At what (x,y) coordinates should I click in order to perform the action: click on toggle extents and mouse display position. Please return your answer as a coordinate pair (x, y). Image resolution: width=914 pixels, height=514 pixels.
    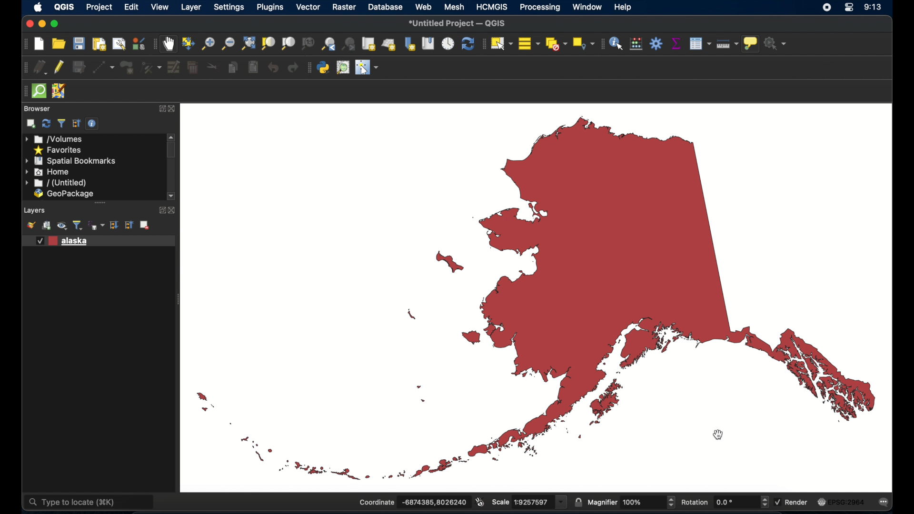
    Looking at the image, I should click on (479, 501).